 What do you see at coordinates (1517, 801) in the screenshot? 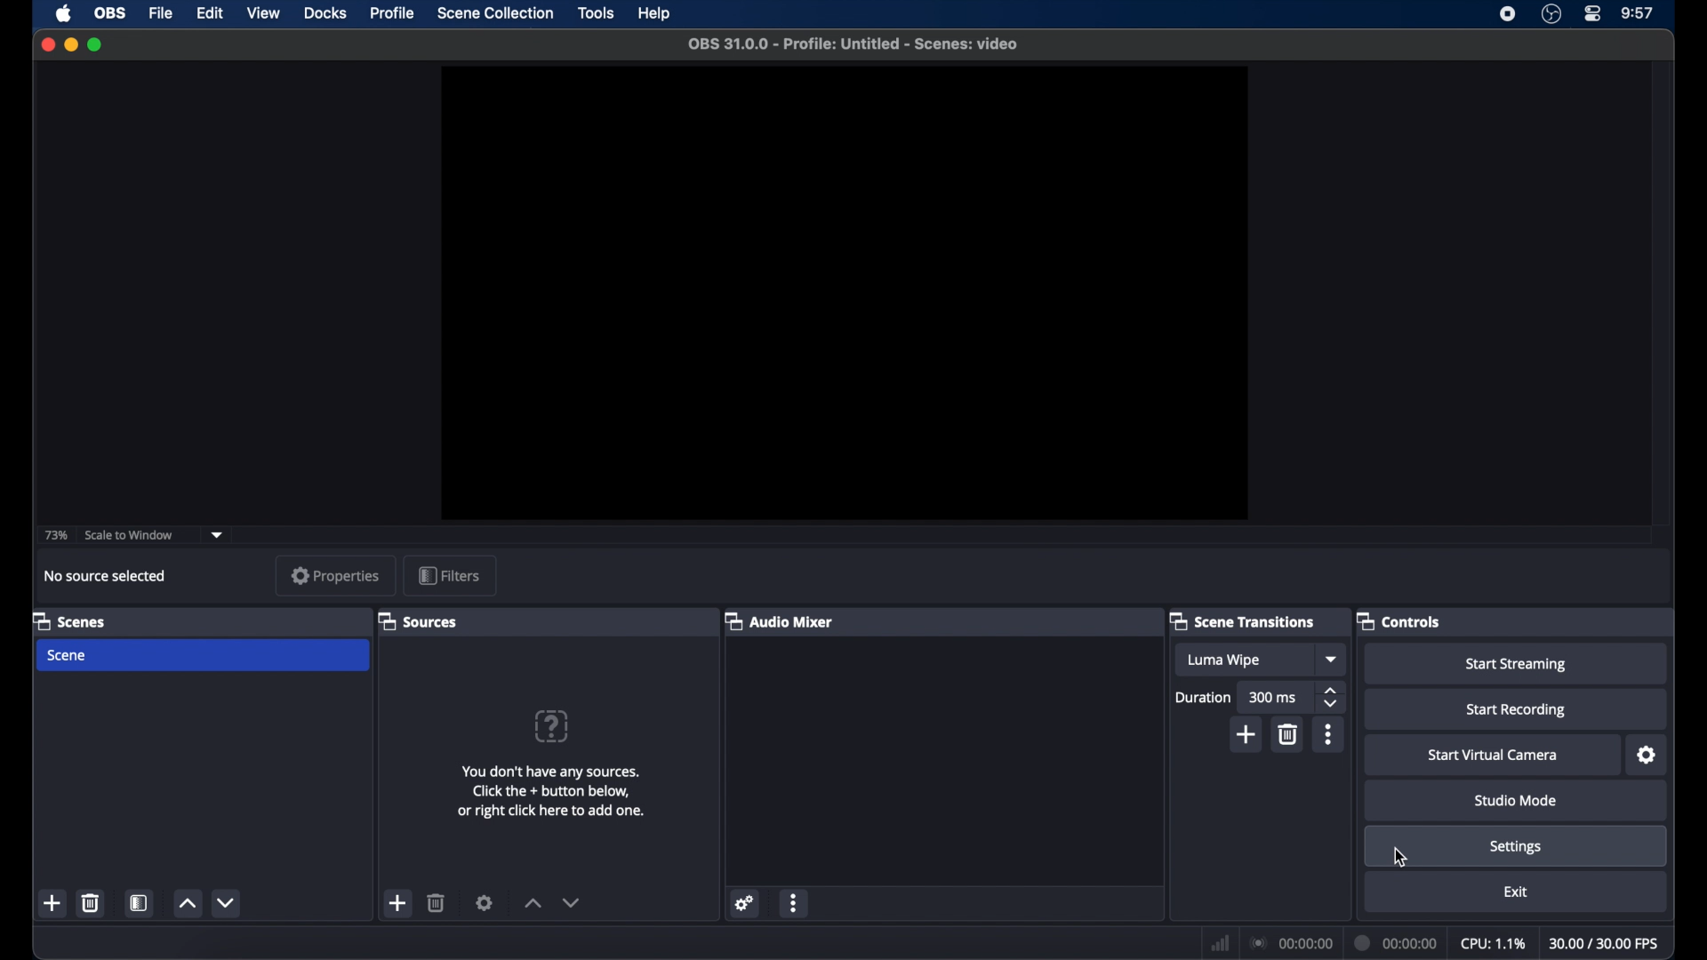
I see `studio mode` at bounding box center [1517, 801].